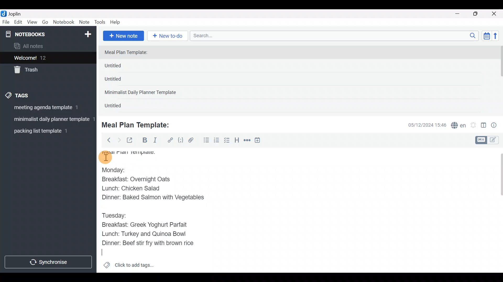 The image size is (503, 282). Describe the element at coordinates (488, 139) in the screenshot. I see `Toggle editors` at that location.